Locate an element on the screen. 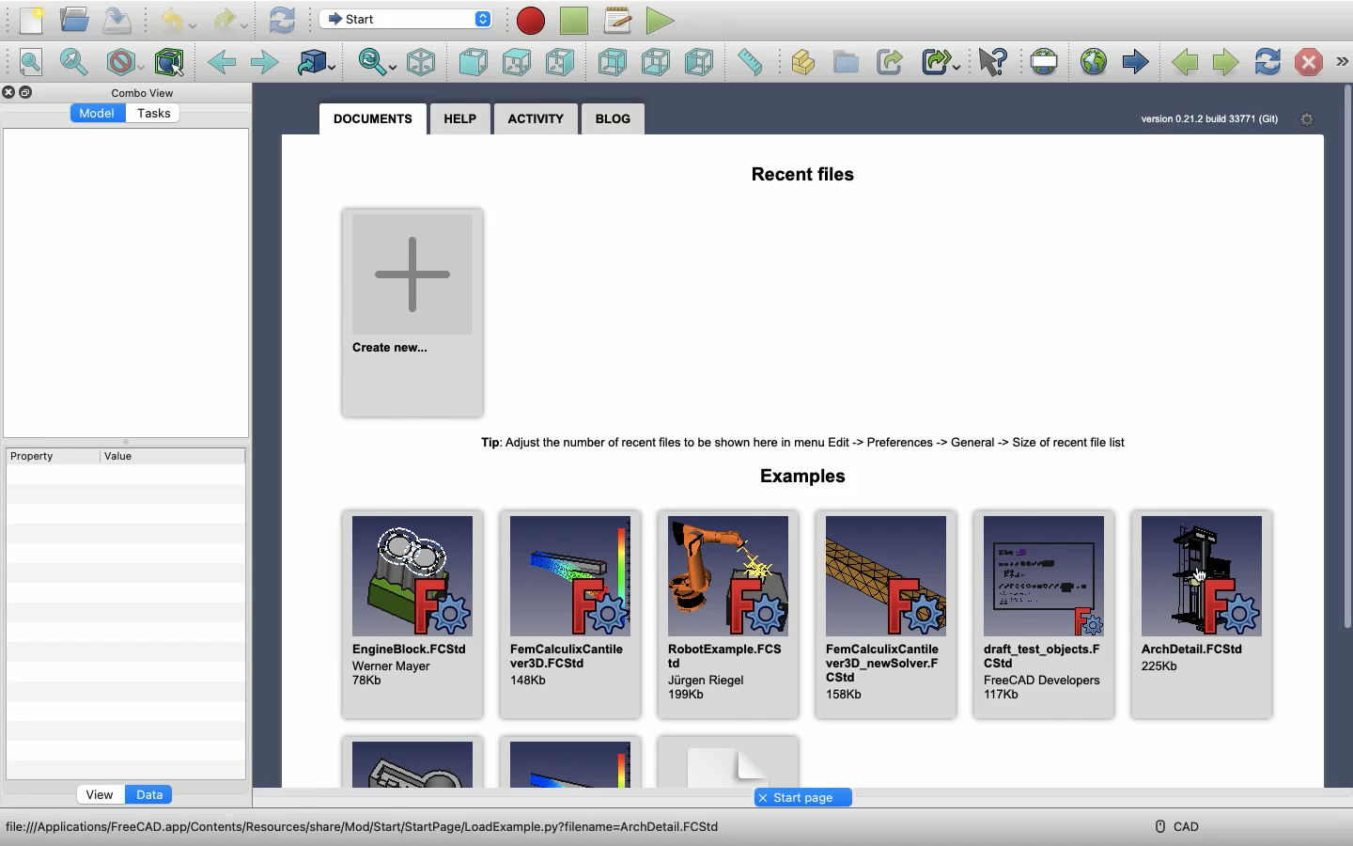  Save is located at coordinates (119, 20).